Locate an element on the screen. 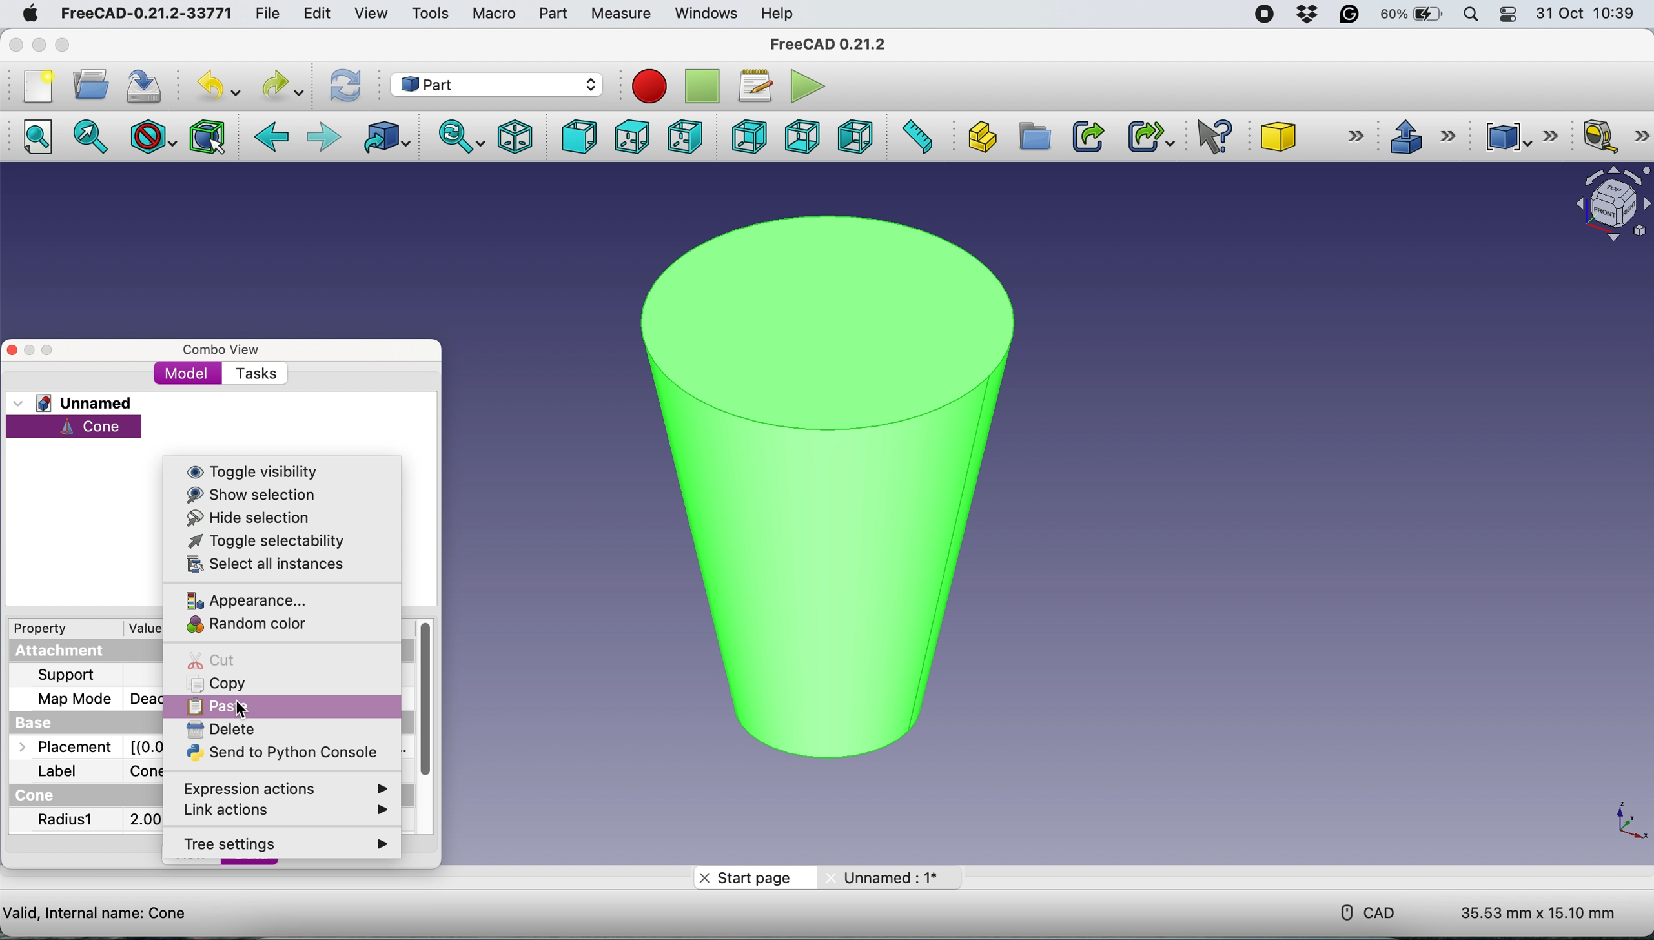  unnamed is located at coordinates (77, 403).